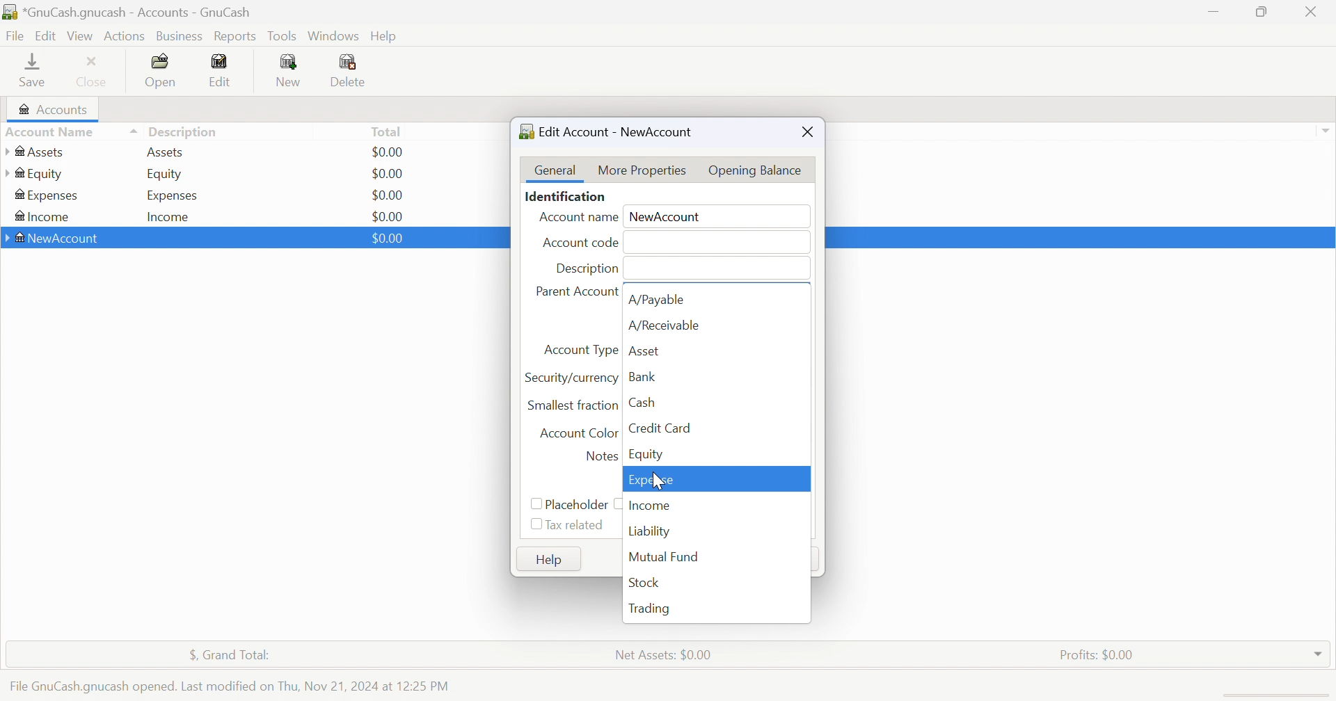 Image resolution: width=1336 pixels, height=701 pixels. Describe the element at coordinates (234, 37) in the screenshot. I see `Reports` at that location.